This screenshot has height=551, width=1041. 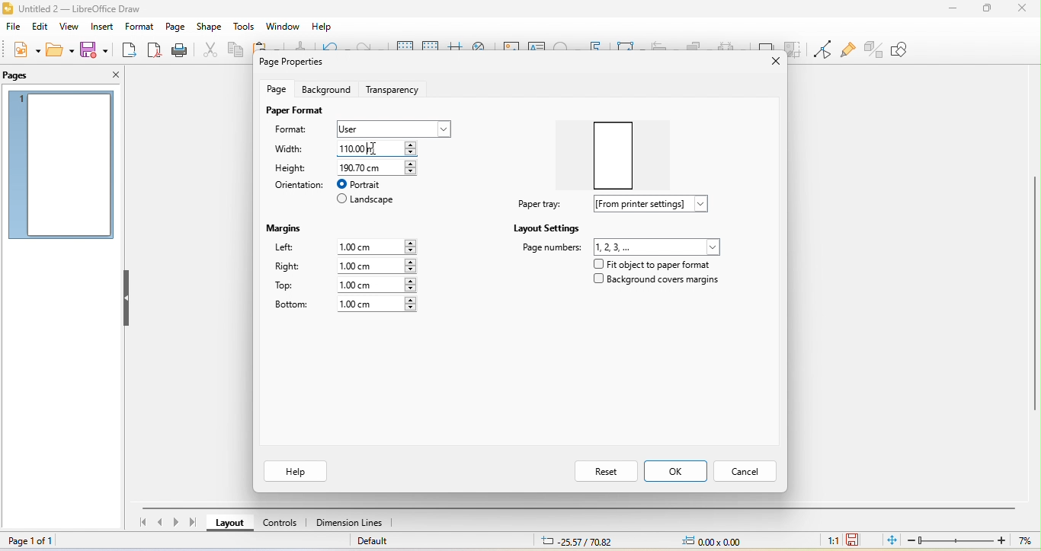 I want to click on margins, so click(x=287, y=226).